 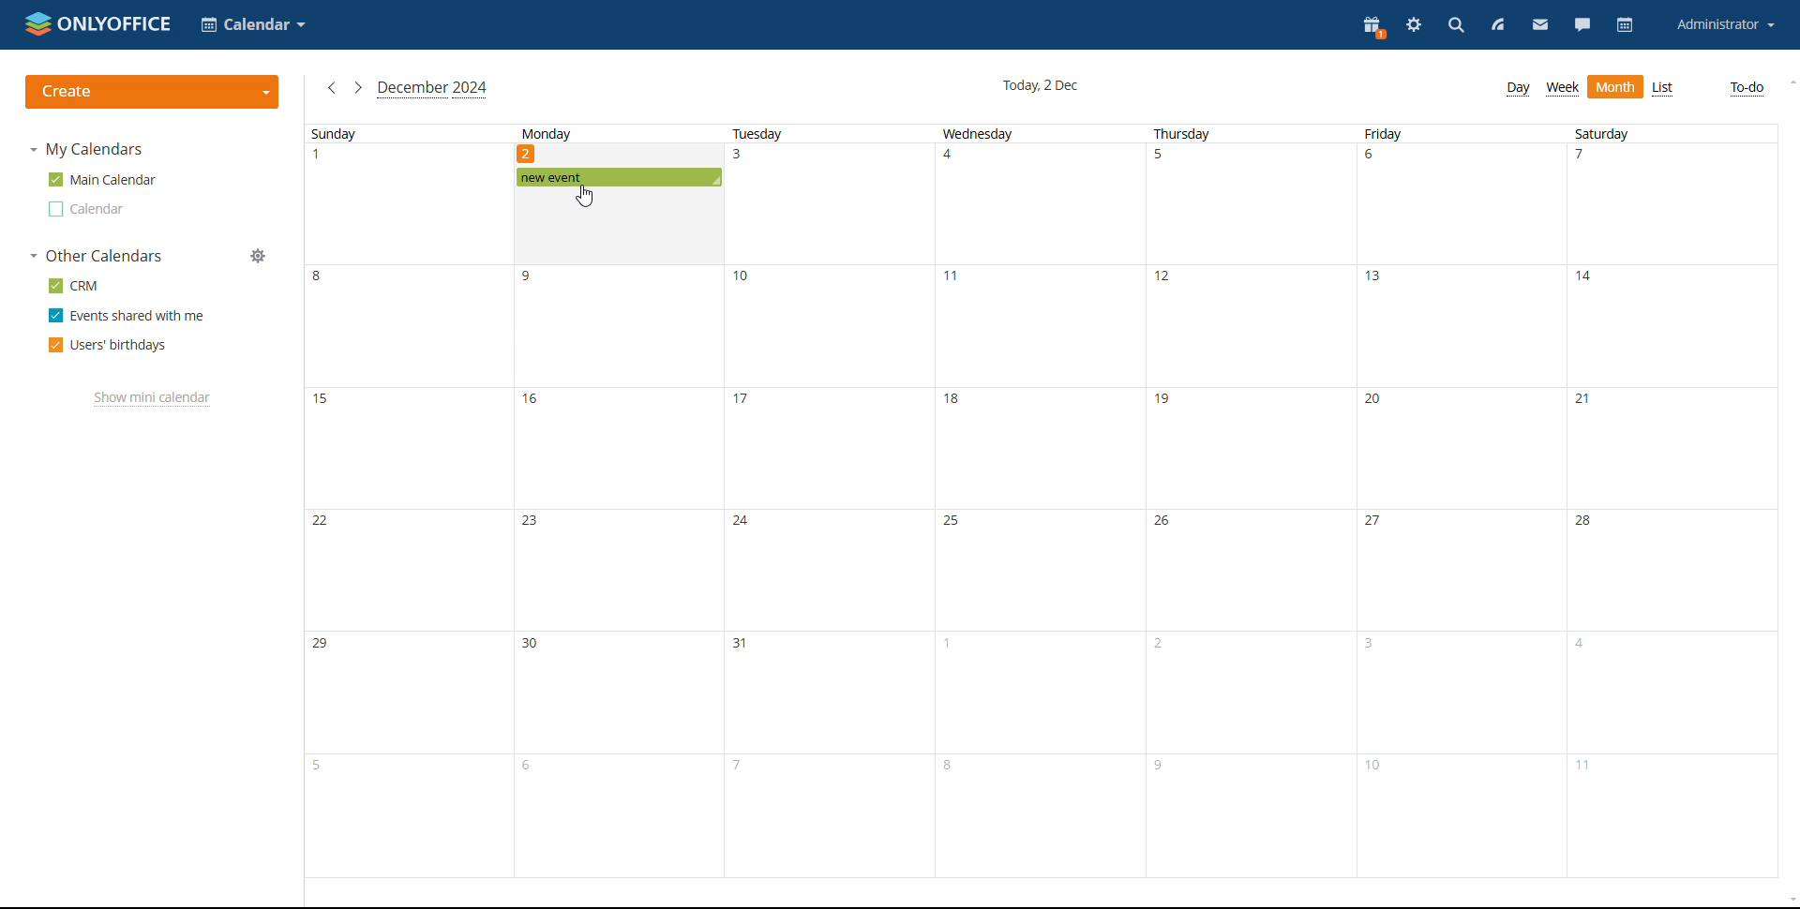 I want to click on create, so click(x=152, y=93).